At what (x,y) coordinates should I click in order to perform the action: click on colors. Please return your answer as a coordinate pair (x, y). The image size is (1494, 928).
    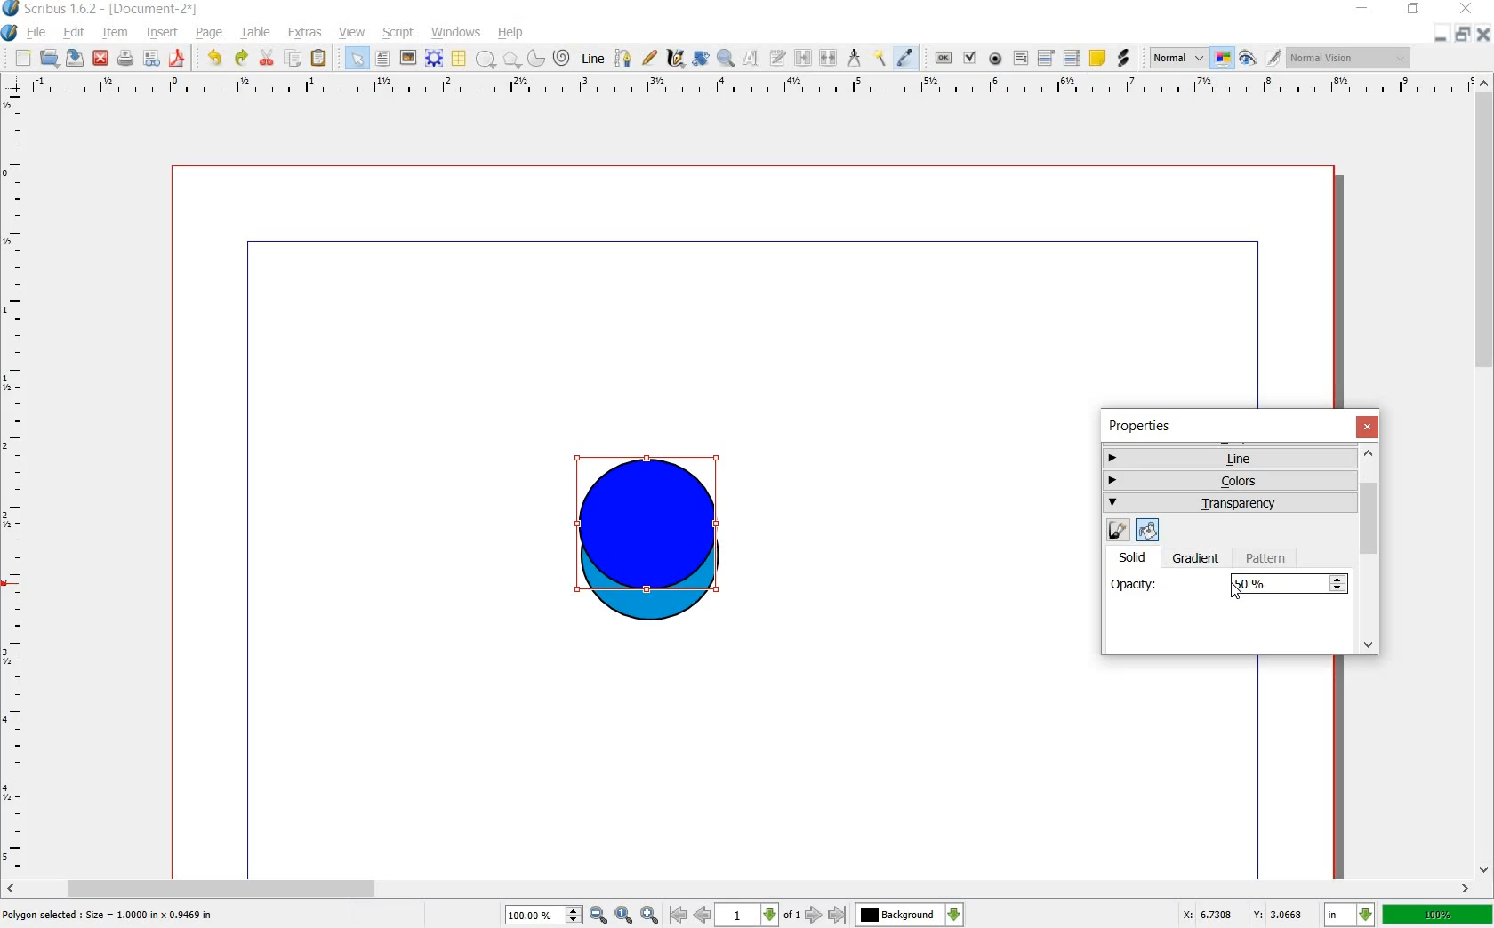
    Looking at the image, I should click on (1231, 478).